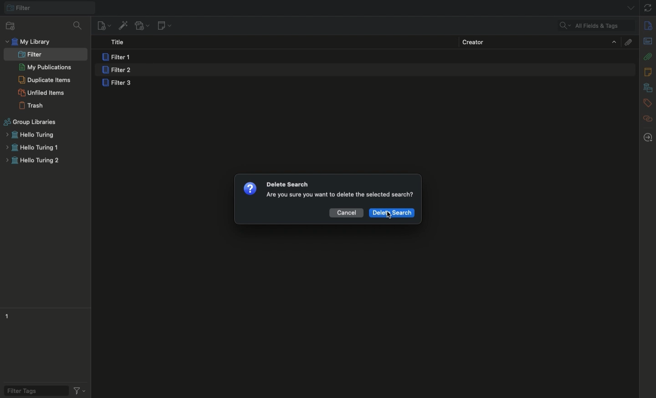  I want to click on My library, so click(49, 8).